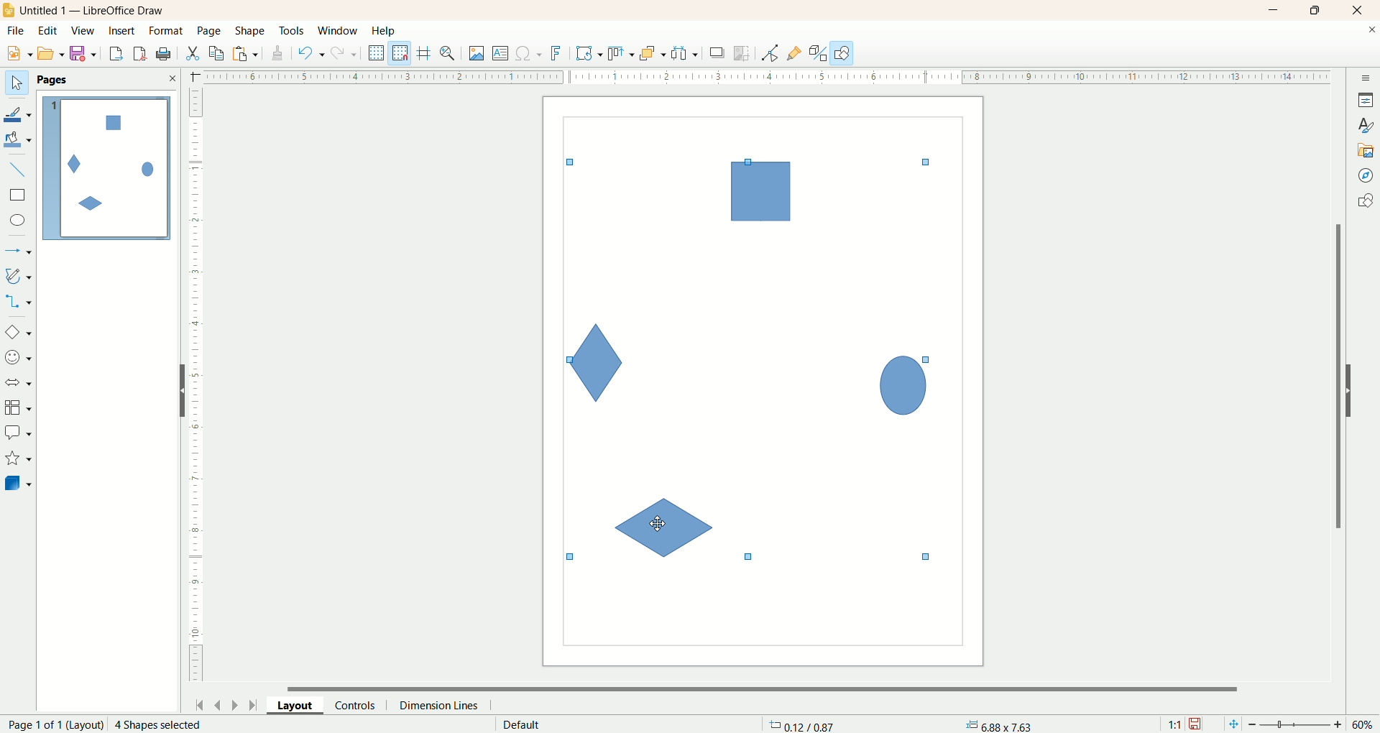 The height and width of the screenshot is (733, 1380). Describe the element at coordinates (142, 53) in the screenshot. I see `print` at that location.